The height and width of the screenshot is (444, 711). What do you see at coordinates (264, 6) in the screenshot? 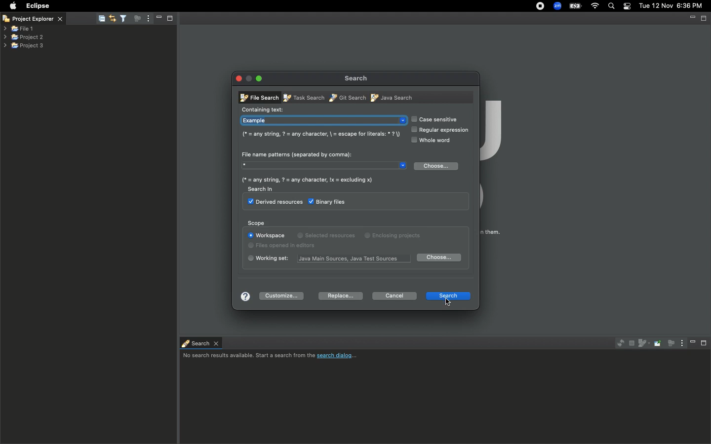
I see `Help` at bounding box center [264, 6].